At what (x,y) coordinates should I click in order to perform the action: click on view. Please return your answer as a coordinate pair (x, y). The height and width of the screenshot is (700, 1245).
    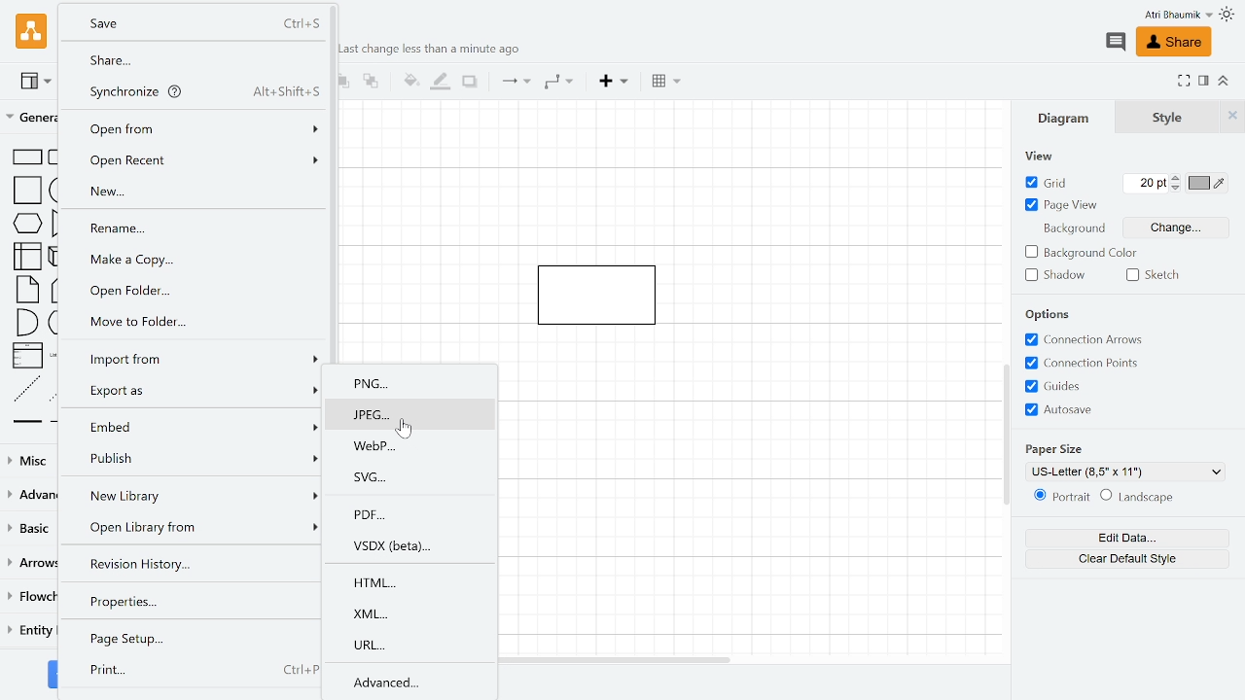
    Looking at the image, I should click on (1038, 156).